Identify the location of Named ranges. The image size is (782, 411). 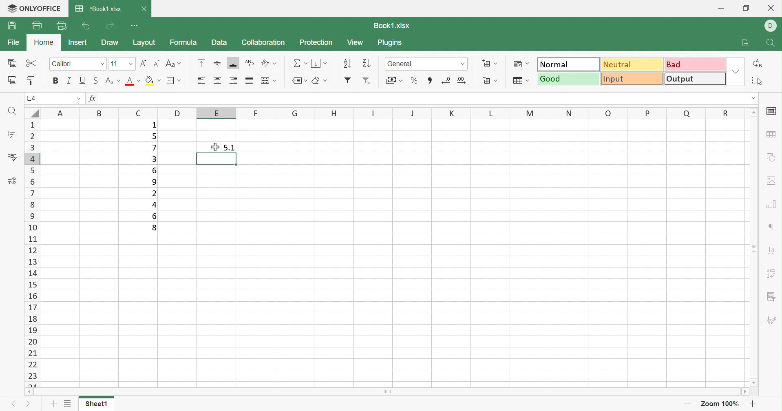
(299, 80).